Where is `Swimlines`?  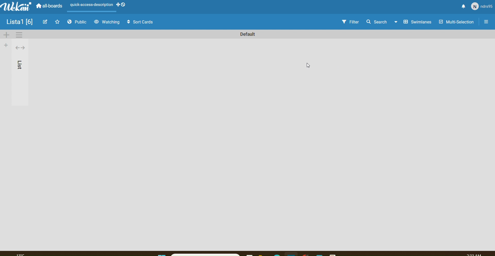 Swimlines is located at coordinates (414, 22).